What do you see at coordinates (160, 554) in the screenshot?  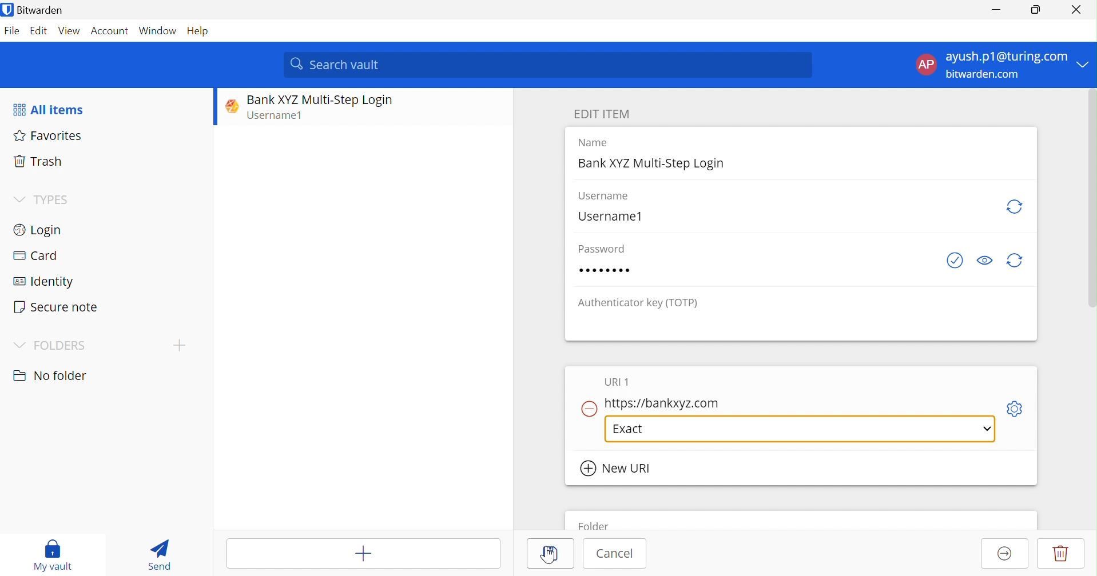 I see `Send` at bounding box center [160, 554].